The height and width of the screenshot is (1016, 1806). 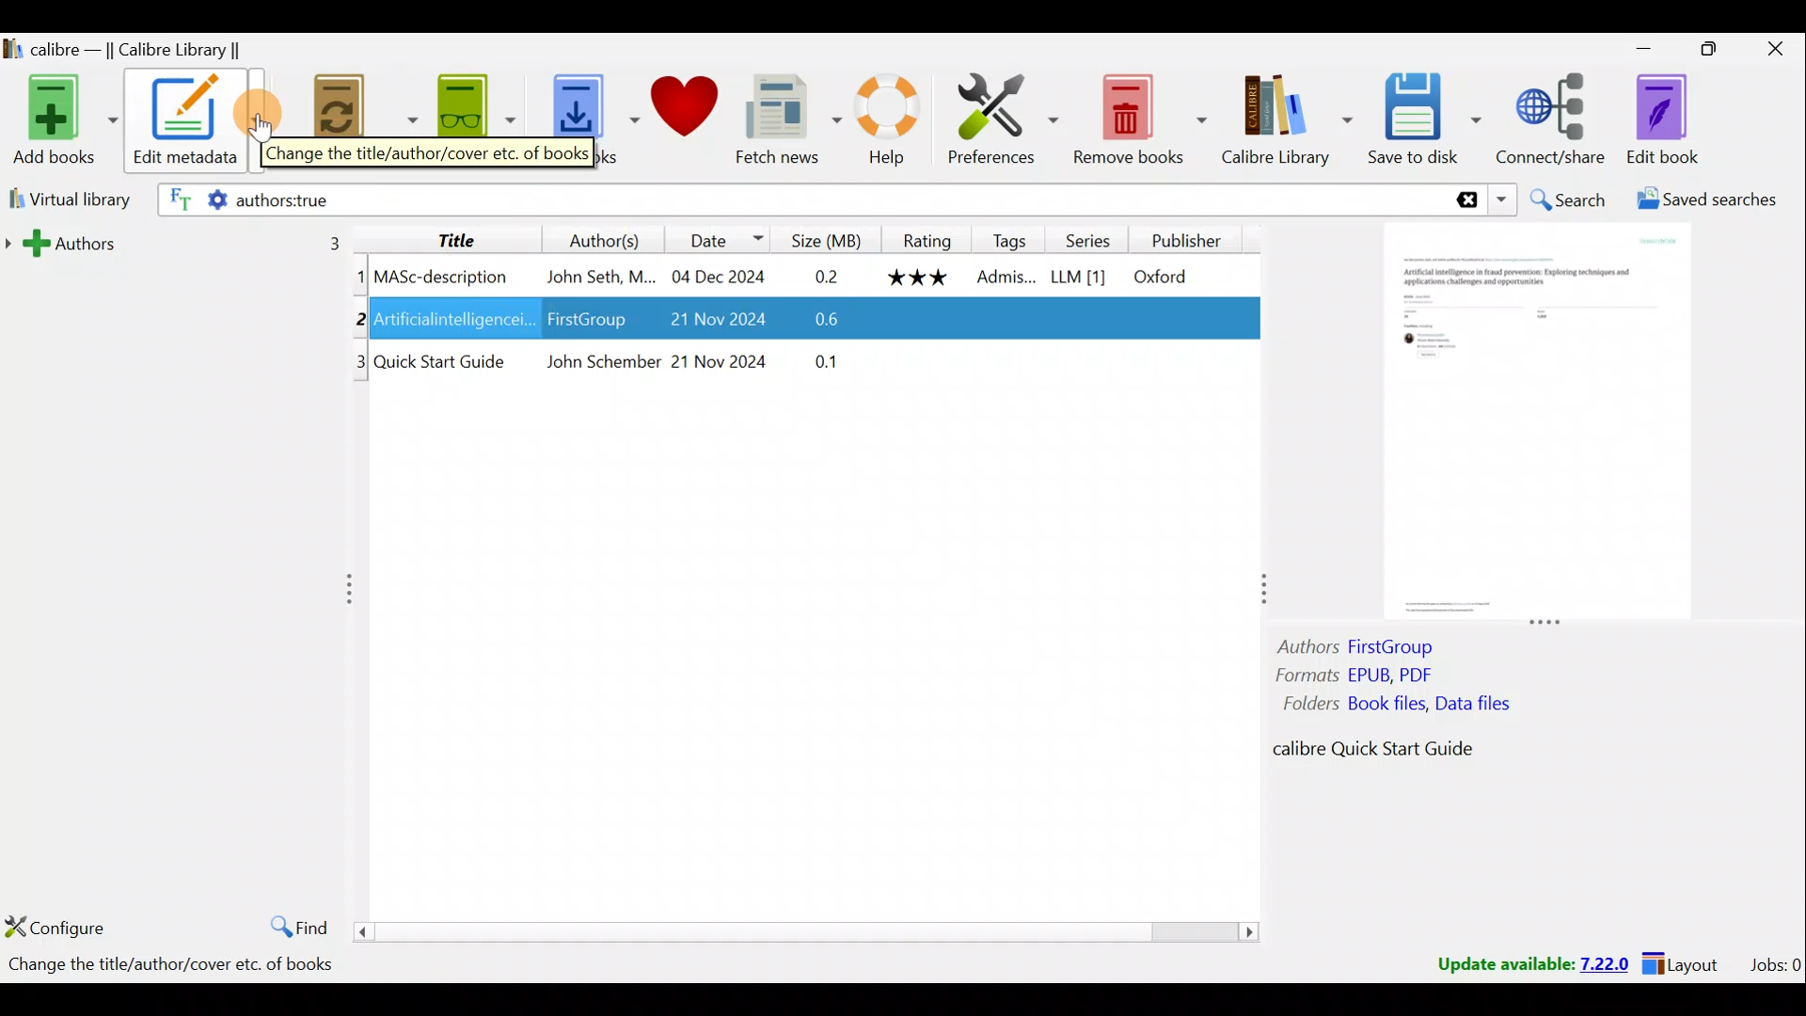 What do you see at coordinates (336, 103) in the screenshot?
I see `Convert books` at bounding box center [336, 103].